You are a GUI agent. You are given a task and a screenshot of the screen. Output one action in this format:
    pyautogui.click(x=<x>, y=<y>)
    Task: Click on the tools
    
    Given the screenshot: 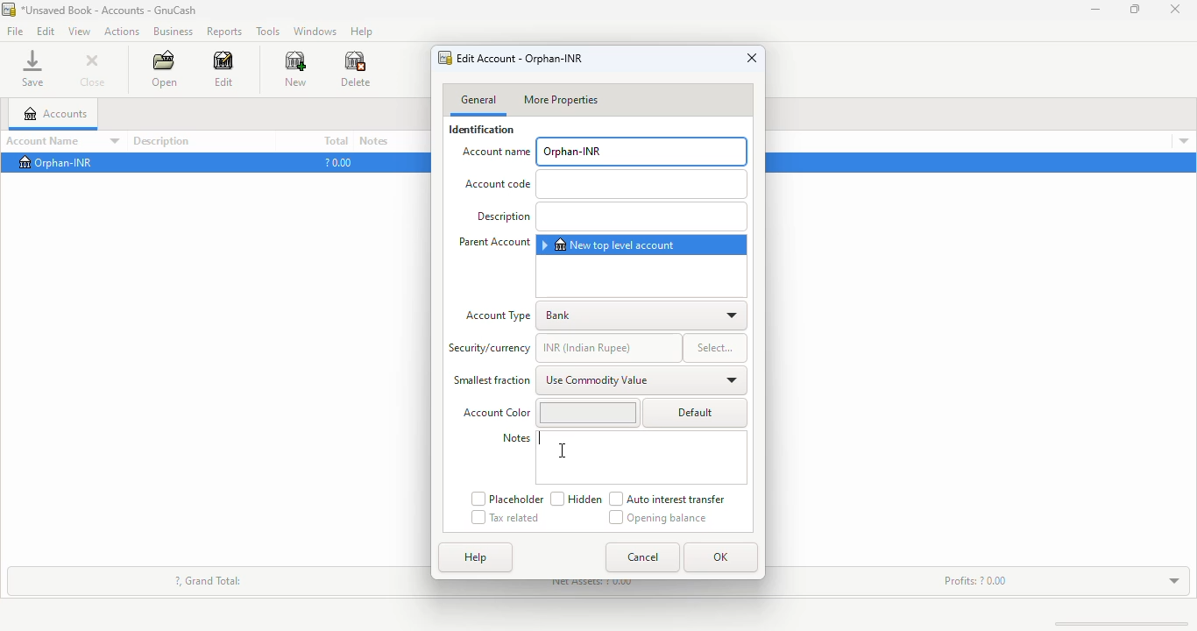 What is the action you would take?
    pyautogui.click(x=268, y=32)
    